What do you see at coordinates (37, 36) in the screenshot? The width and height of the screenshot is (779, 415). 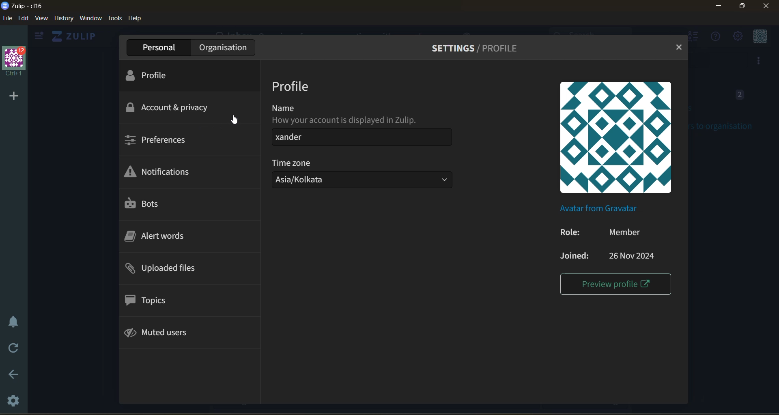 I see `show left sidebar` at bounding box center [37, 36].